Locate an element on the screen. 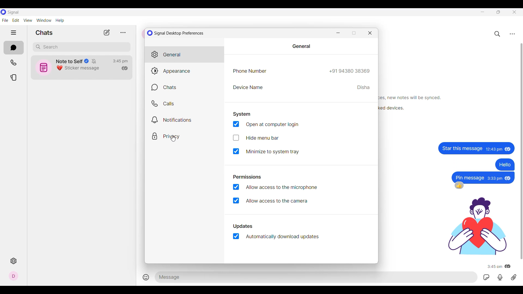  text message is located at coordinates (470, 177).